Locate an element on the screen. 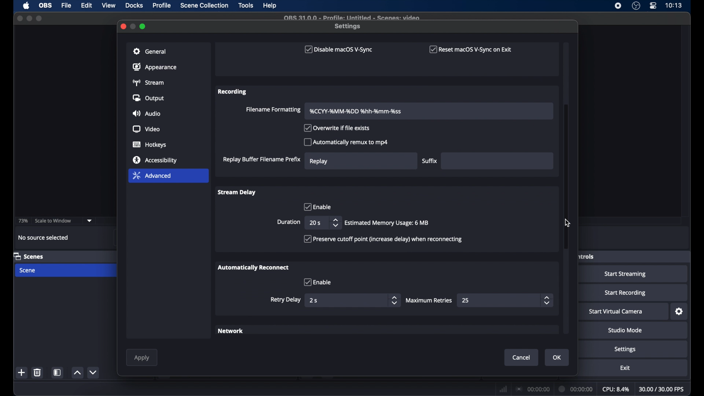 The width and height of the screenshot is (704, 396). automatically reconnect is located at coordinates (253, 267).